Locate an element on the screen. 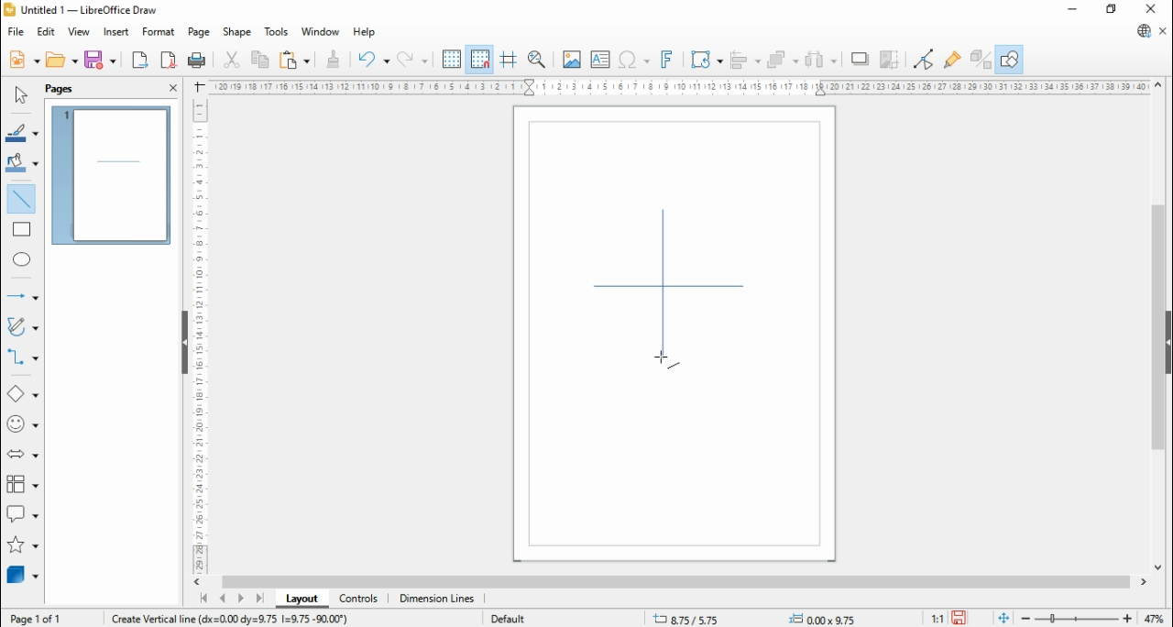  close document is located at coordinates (1164, 31).